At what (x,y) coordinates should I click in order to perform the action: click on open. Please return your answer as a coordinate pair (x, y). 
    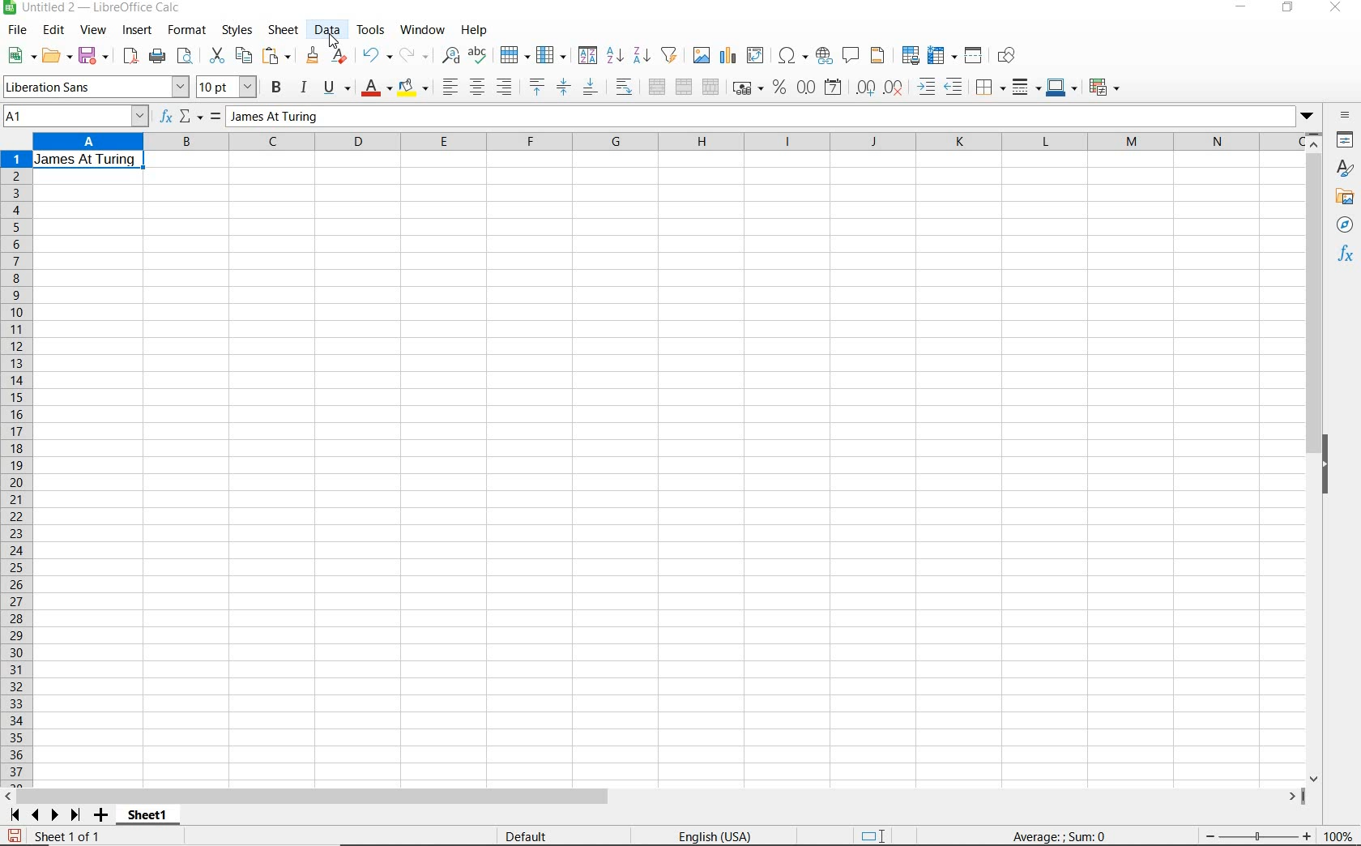
    Looking at the image, I should click on (57, 56).